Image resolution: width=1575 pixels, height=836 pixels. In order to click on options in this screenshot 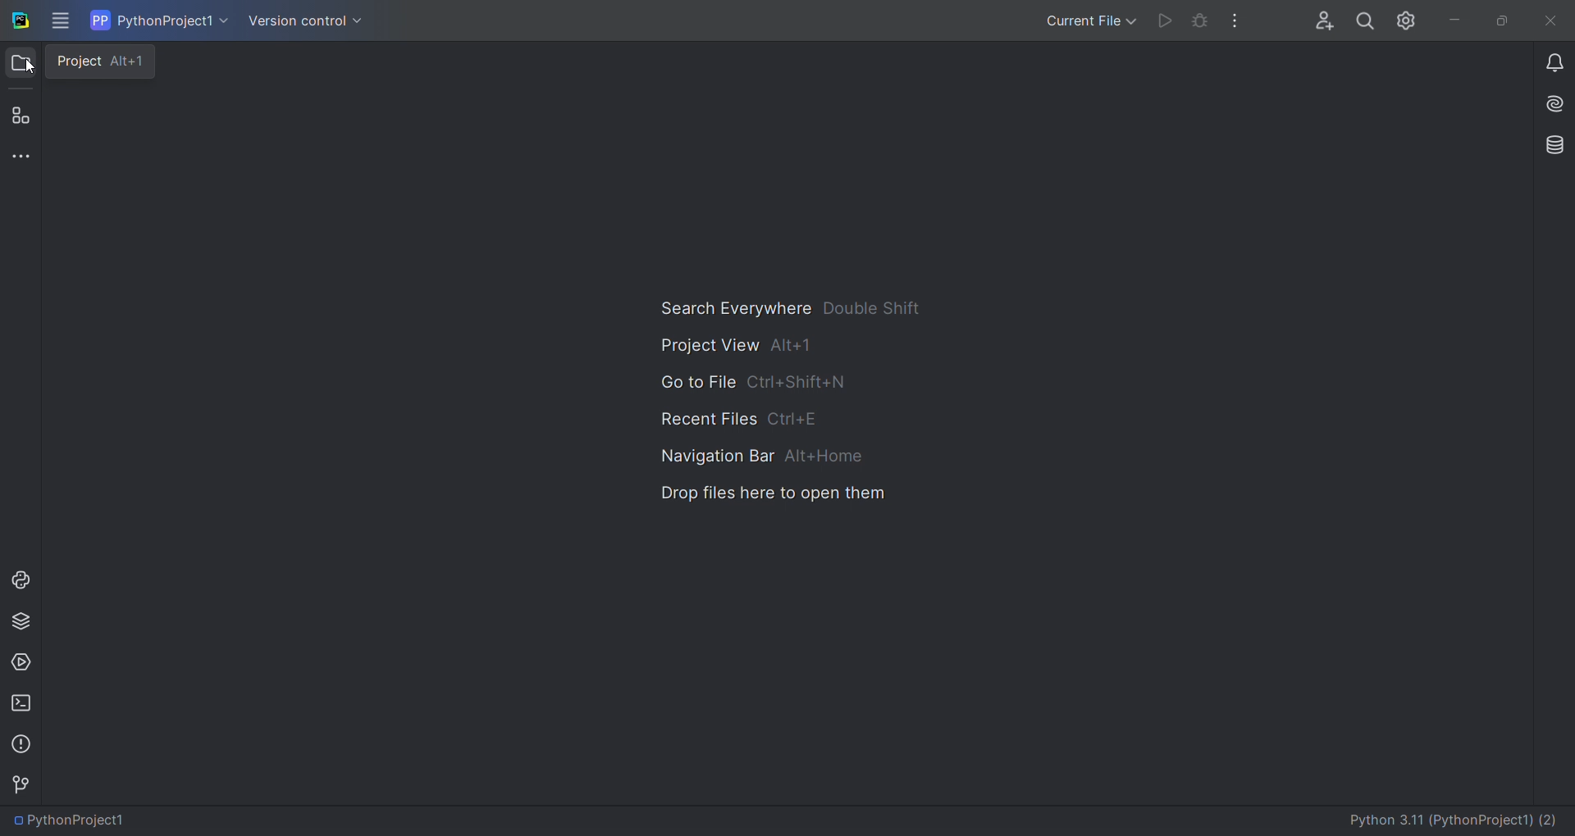, I will do `click(1231, 21)`.